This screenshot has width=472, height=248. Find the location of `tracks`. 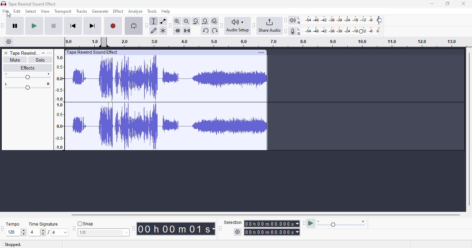

tracks is located at coordinates (82, 11).